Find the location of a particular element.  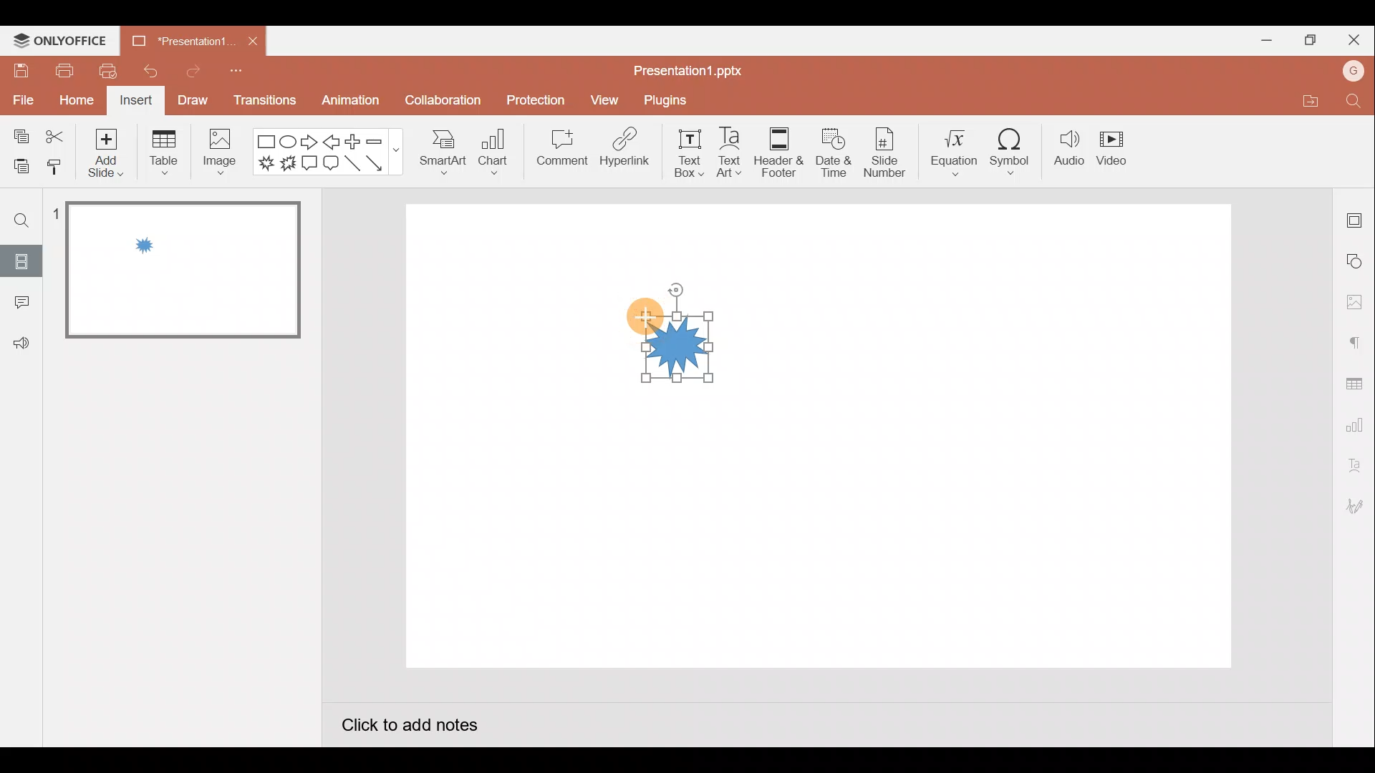

Presentation slide is located at coordinates (1003, 441).